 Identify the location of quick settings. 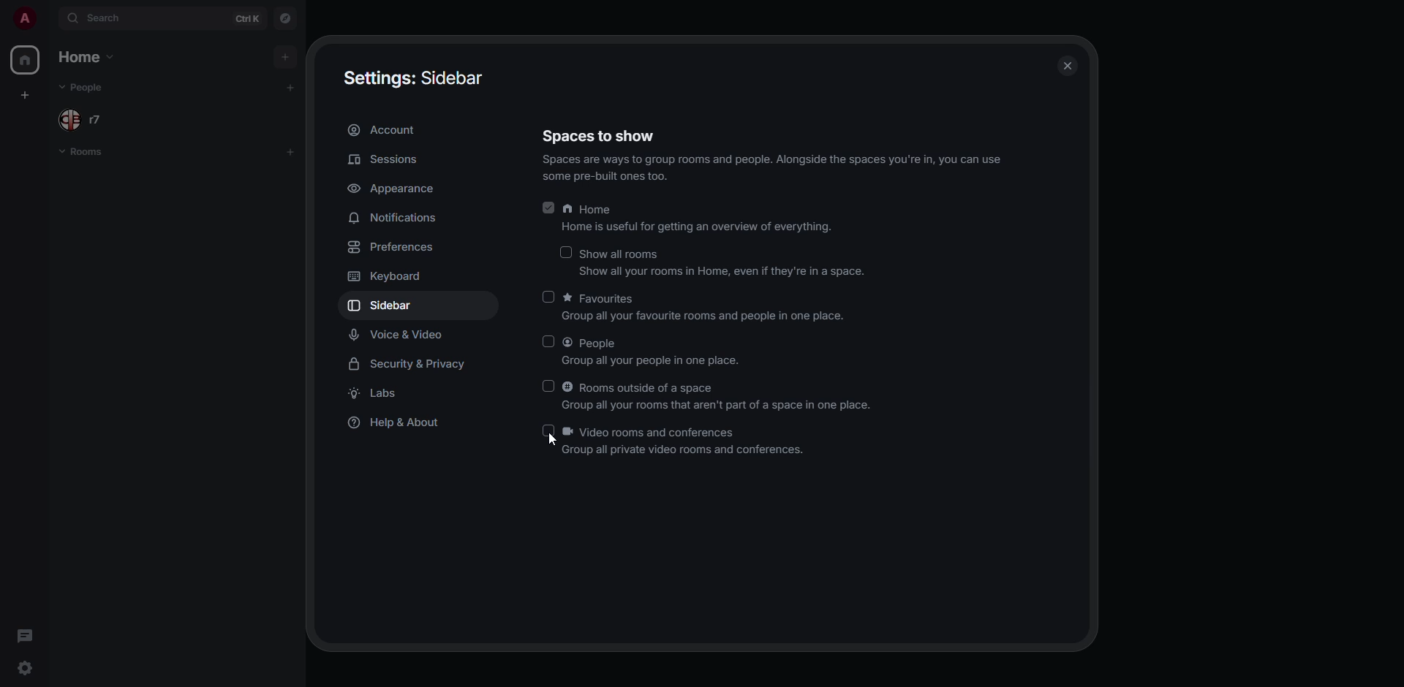
(26, 667).